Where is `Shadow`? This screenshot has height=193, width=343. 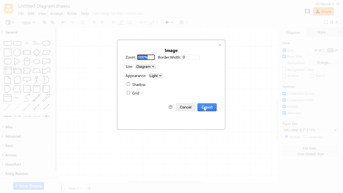
Shadow is located at coordinates (136, 84).